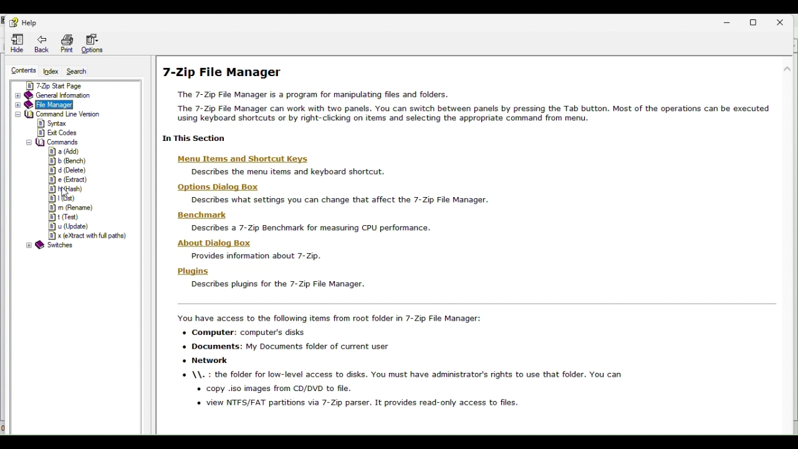 The image size is (798, 449). What do you see at coordinates (15, 42) in the screenshot?
I see `Hide` at bounding box center [15, 42].